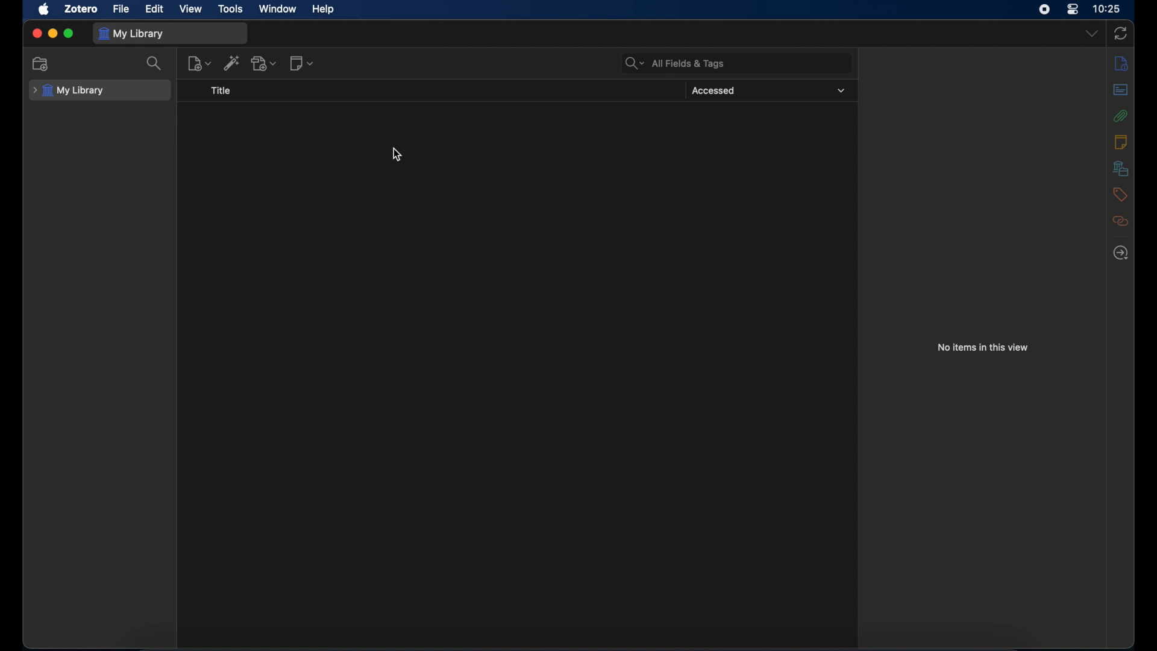 This screenshot has width=1157, height=651. What do you see at coordinates (52, 34) in the screenshot?
I see `minimize` at bounding box center [52, 34].